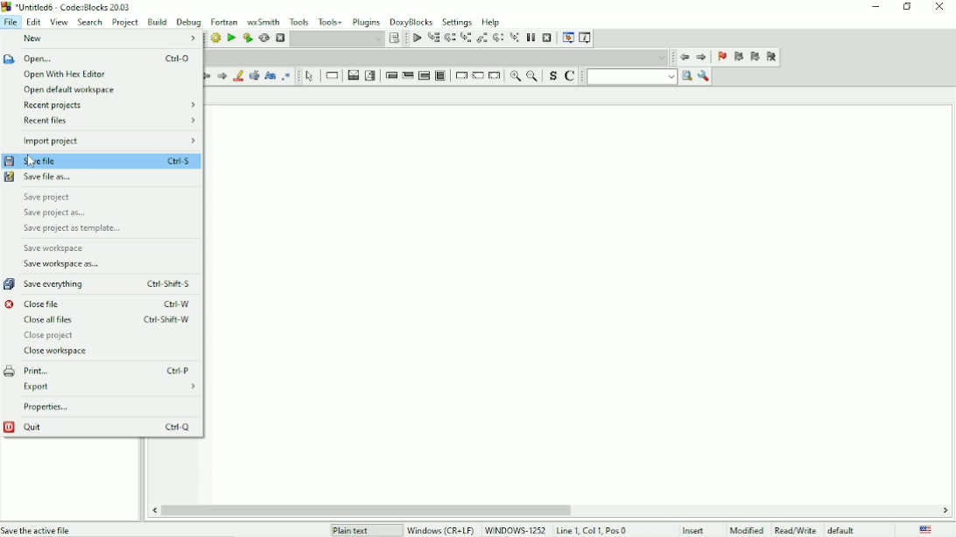 This screenshot has height=537, width=956. Describe the element at coordinates (54, 336) in the screenshot. I see `Close project` at that location.